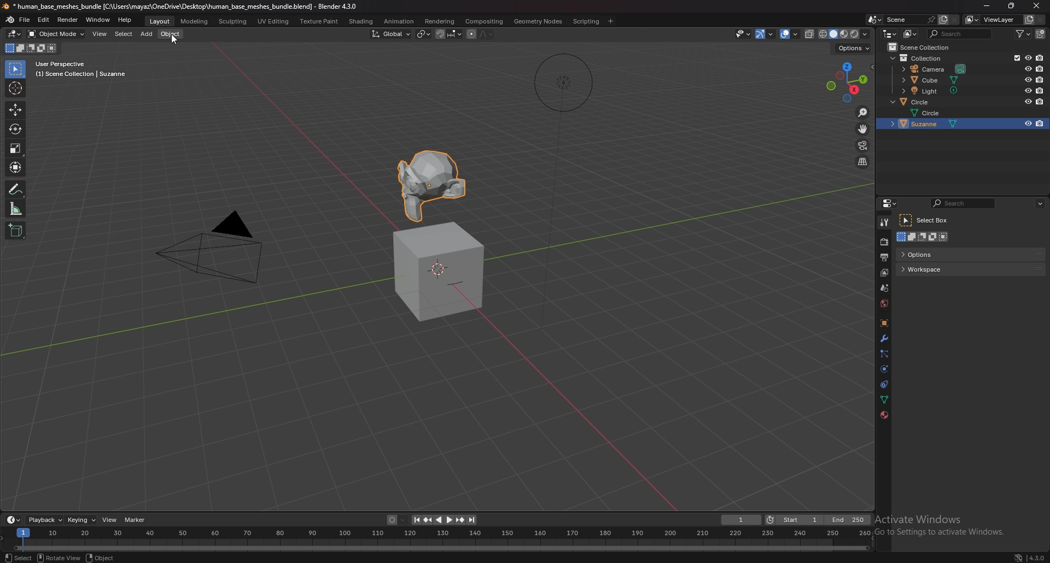  What do you see at coordinates (98, 20) in the screenshot?
I see `window` at bounding box center [98, 20].